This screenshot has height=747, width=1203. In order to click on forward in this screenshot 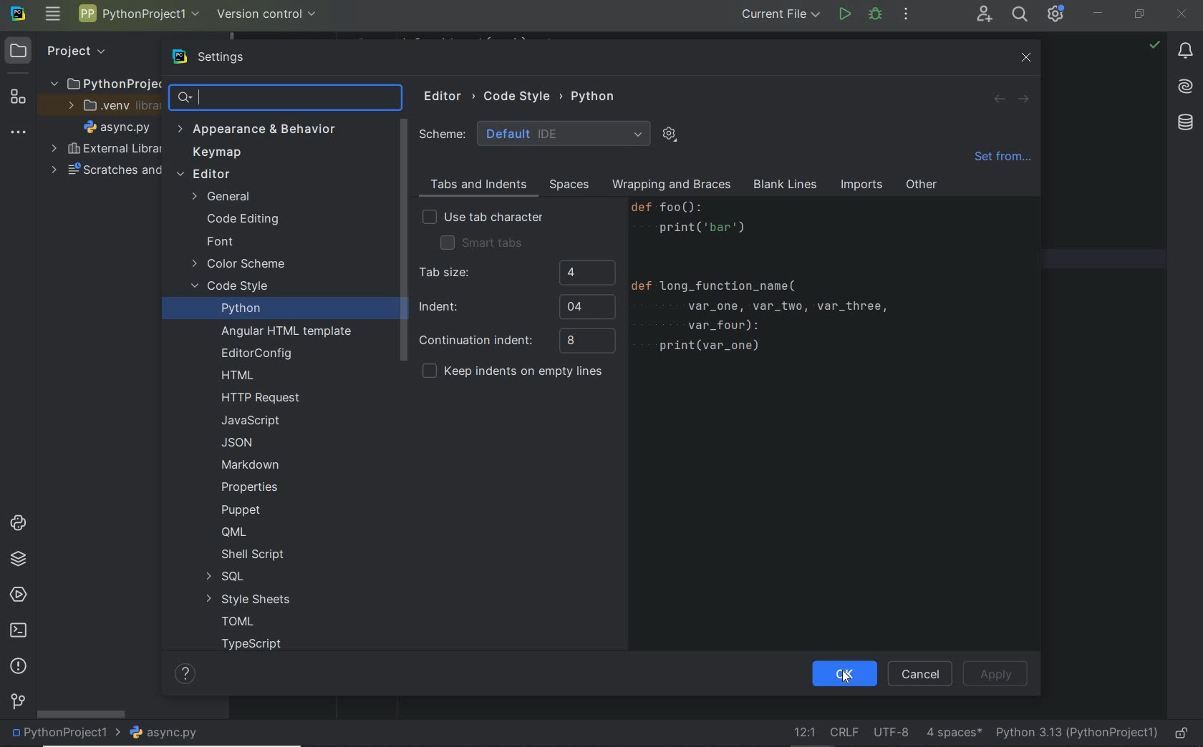, I will do `click(1021, 99)`.